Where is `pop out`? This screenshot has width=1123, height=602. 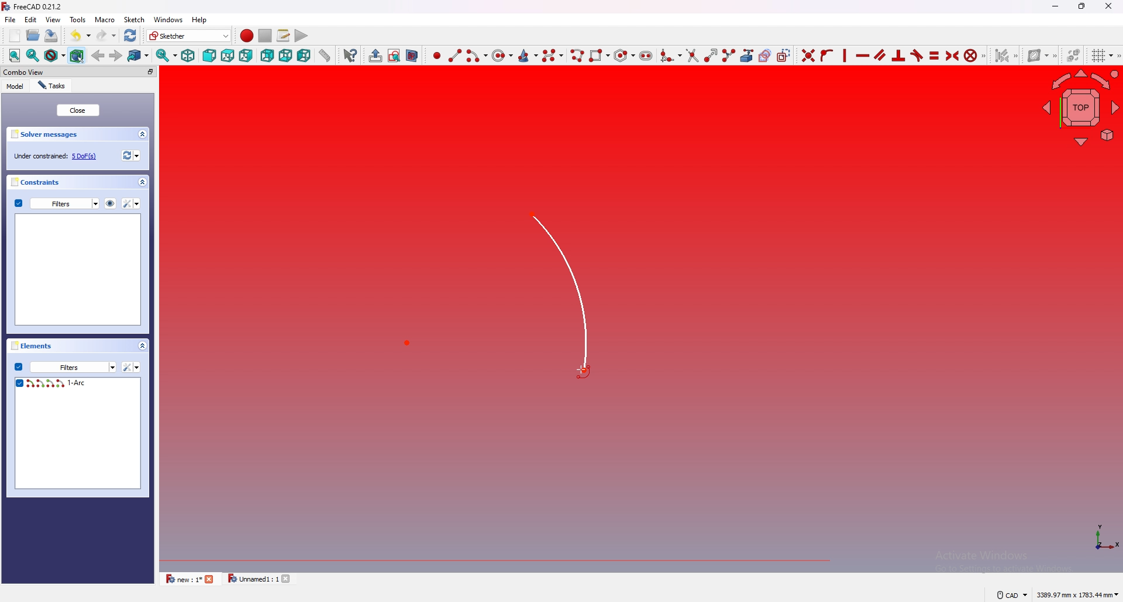 pop out is located at coordinates (150, 72).